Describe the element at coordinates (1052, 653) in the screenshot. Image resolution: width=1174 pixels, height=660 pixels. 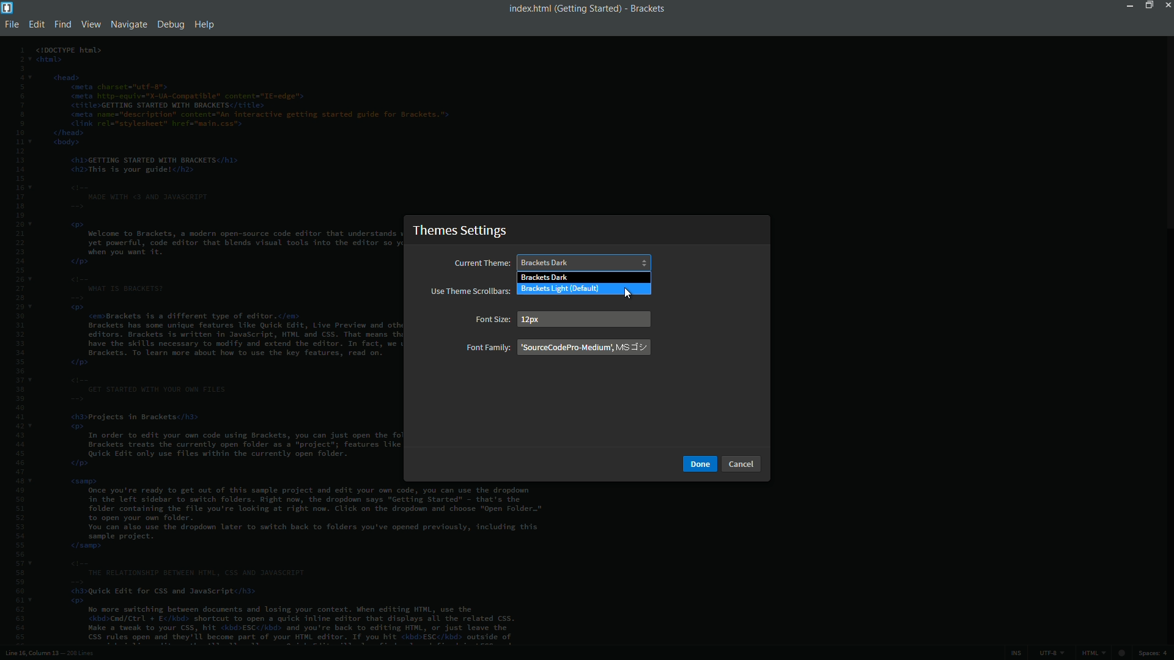
I see `file encoding` at that location.